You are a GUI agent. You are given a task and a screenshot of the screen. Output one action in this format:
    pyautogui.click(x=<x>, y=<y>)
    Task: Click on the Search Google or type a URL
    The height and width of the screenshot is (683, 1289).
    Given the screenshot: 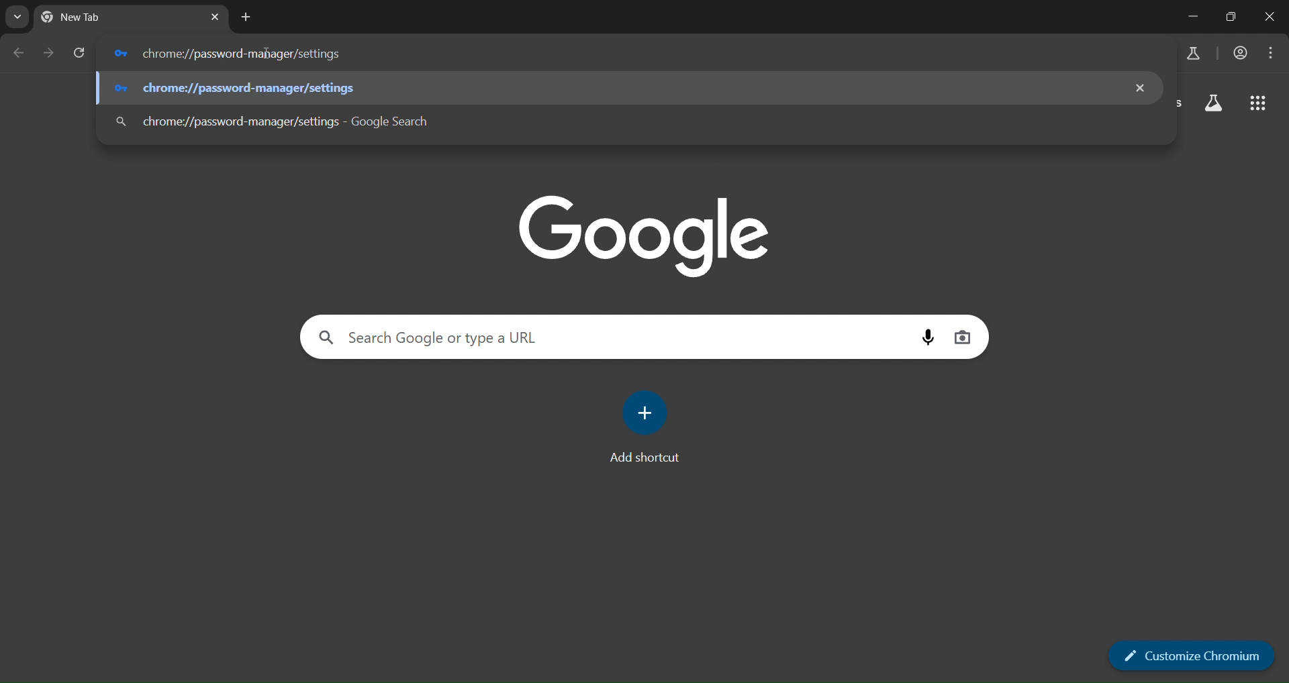 What is the action you would take?
    pyautogui.click(x=607, y=337)
    